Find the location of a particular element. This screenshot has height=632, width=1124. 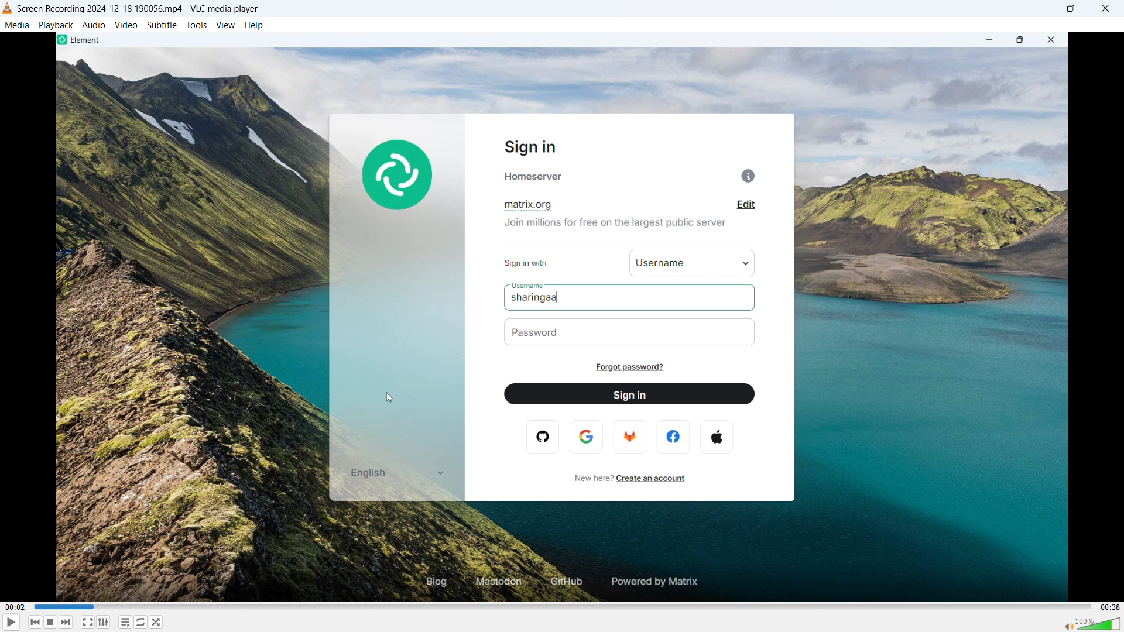

Logo  is located at coordinates (8, 9).